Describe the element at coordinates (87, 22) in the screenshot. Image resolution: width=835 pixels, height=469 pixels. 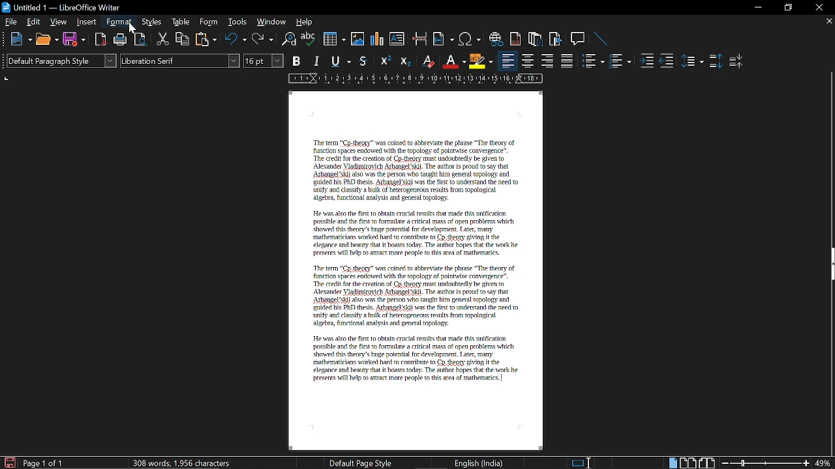
I see `Insert` at that location.